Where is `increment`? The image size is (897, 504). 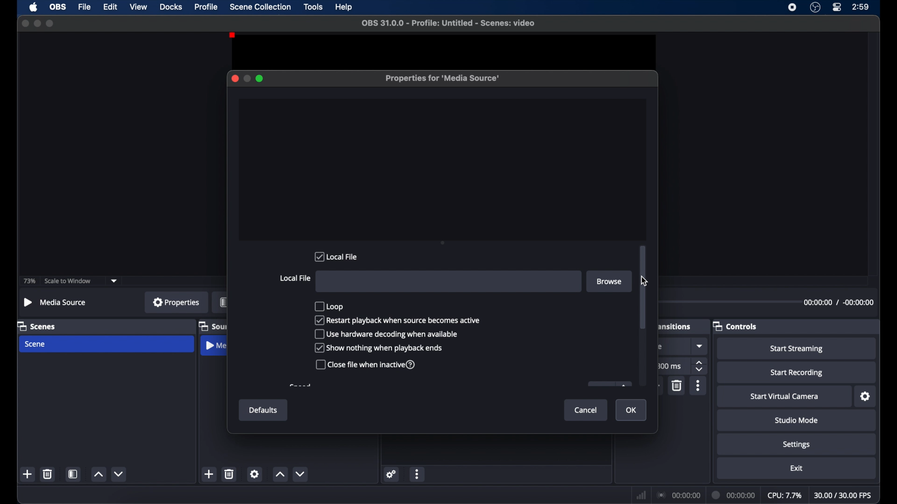 increment is located at coordinates (99, 475).